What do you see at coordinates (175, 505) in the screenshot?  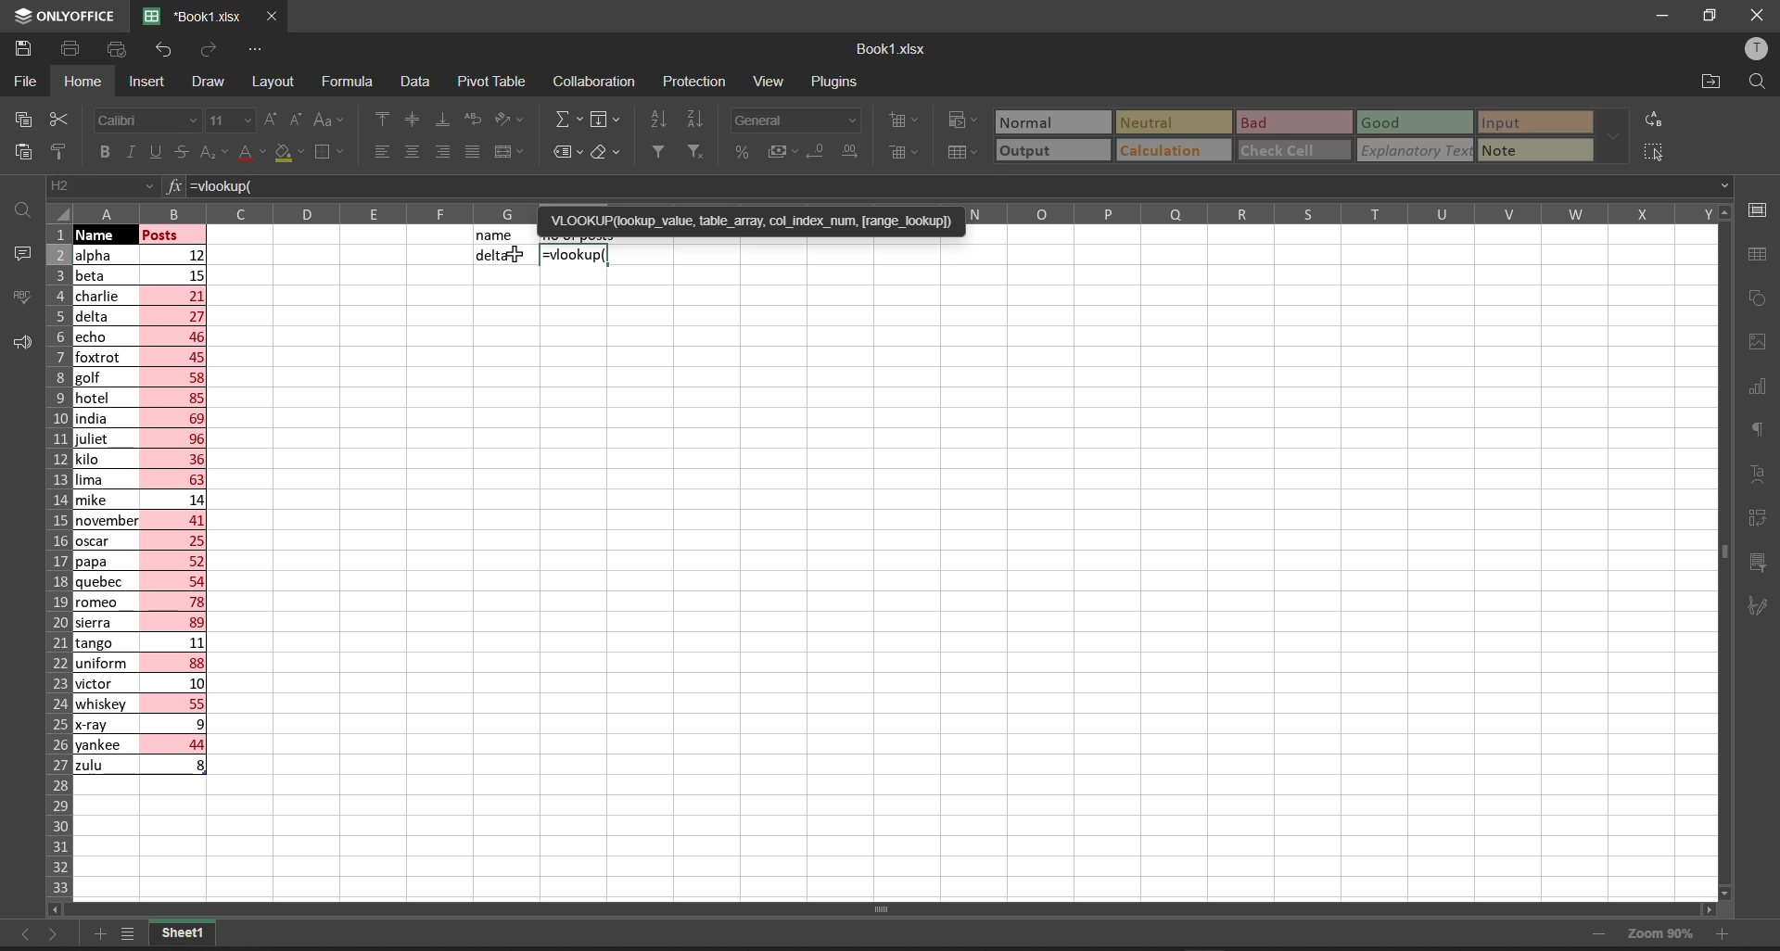 I see `posts` at bounding box center [175, 505].